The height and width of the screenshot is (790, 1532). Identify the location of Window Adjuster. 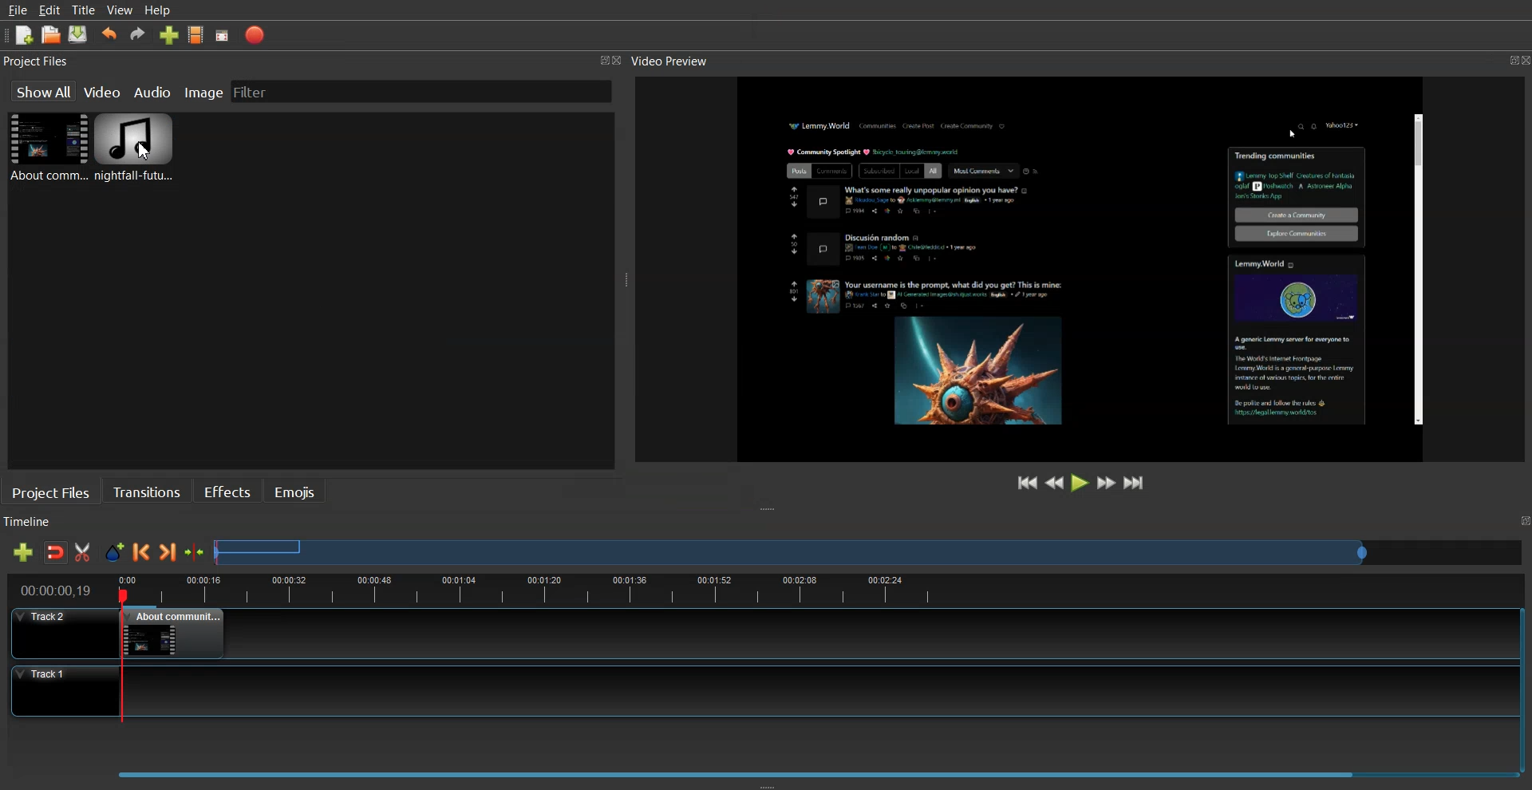
(626, 283).